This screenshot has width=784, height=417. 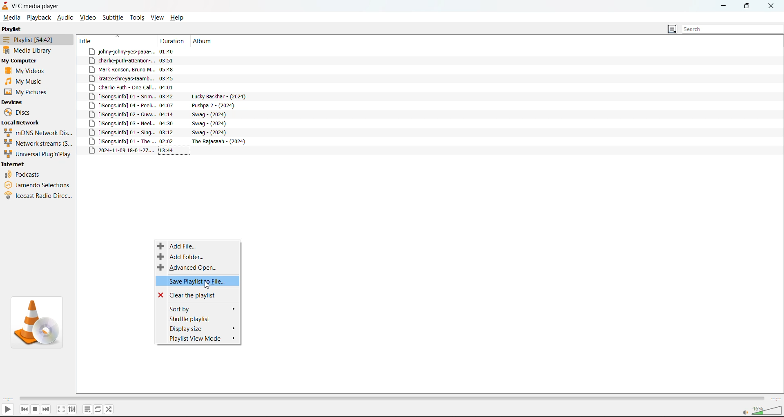 What do you see at coordinates (150, 88) in the screenshot?
I see `track 5 title, duration and album details` at bounding box center [150, 88].